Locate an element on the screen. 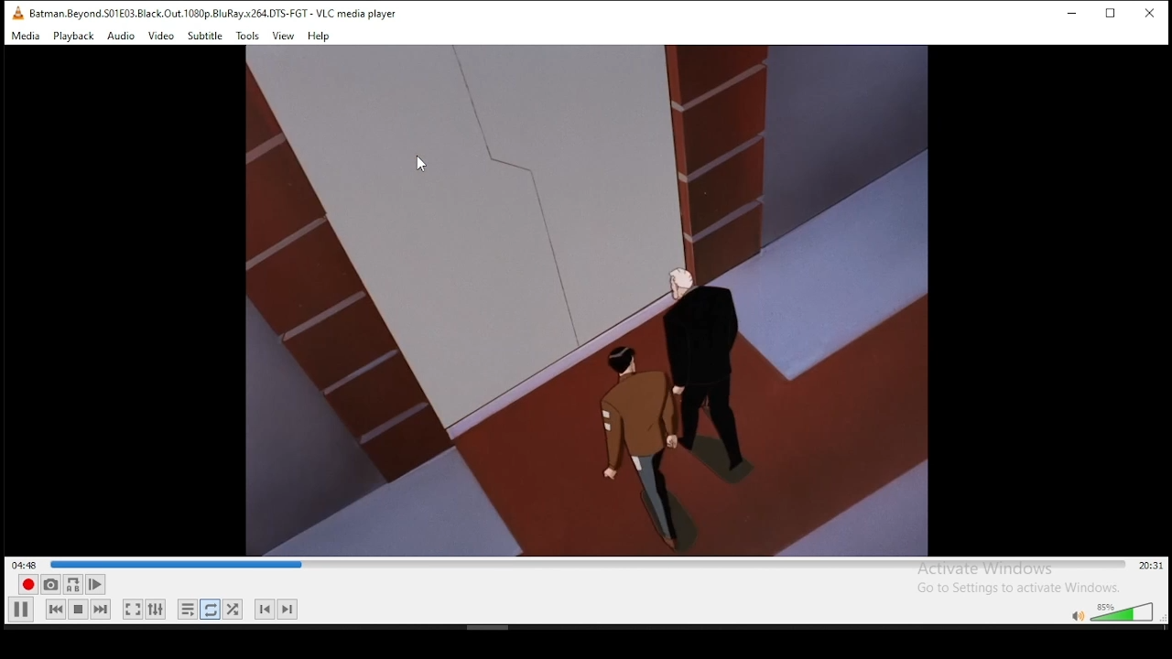 This screenshot has height=659, width=1172. volumne control is located at coordinates (1112, 612).